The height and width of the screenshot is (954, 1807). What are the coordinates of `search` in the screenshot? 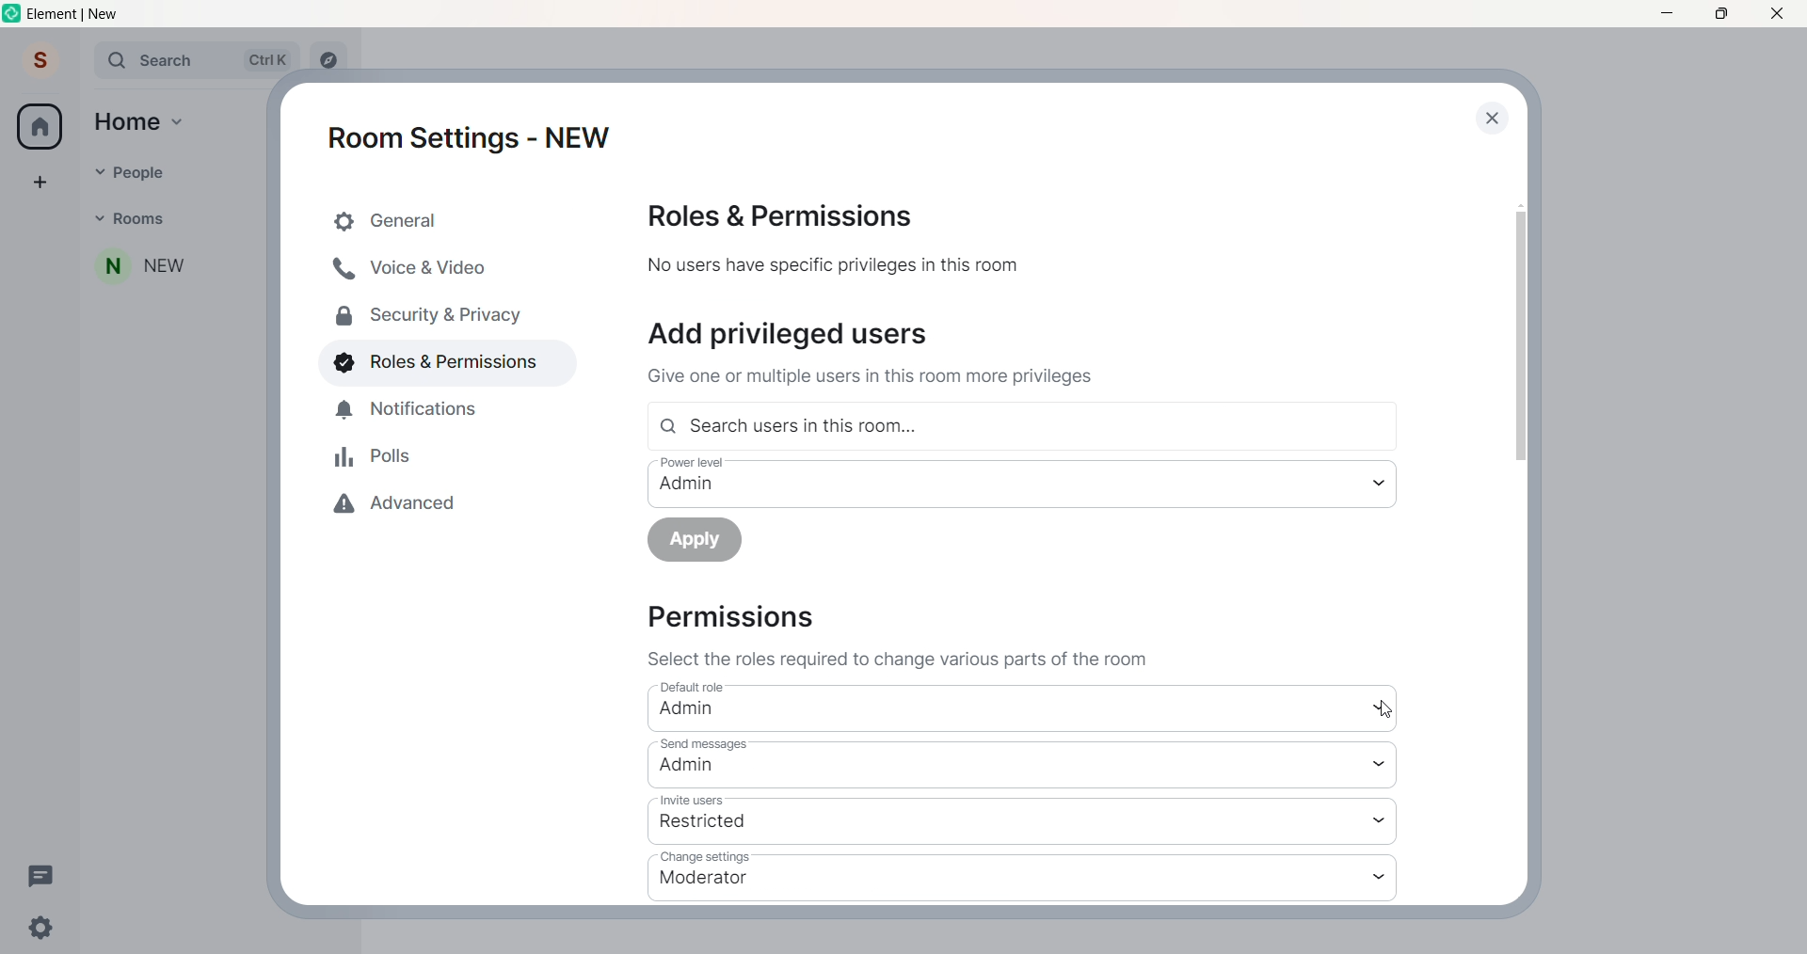 It's located at (186, 58).